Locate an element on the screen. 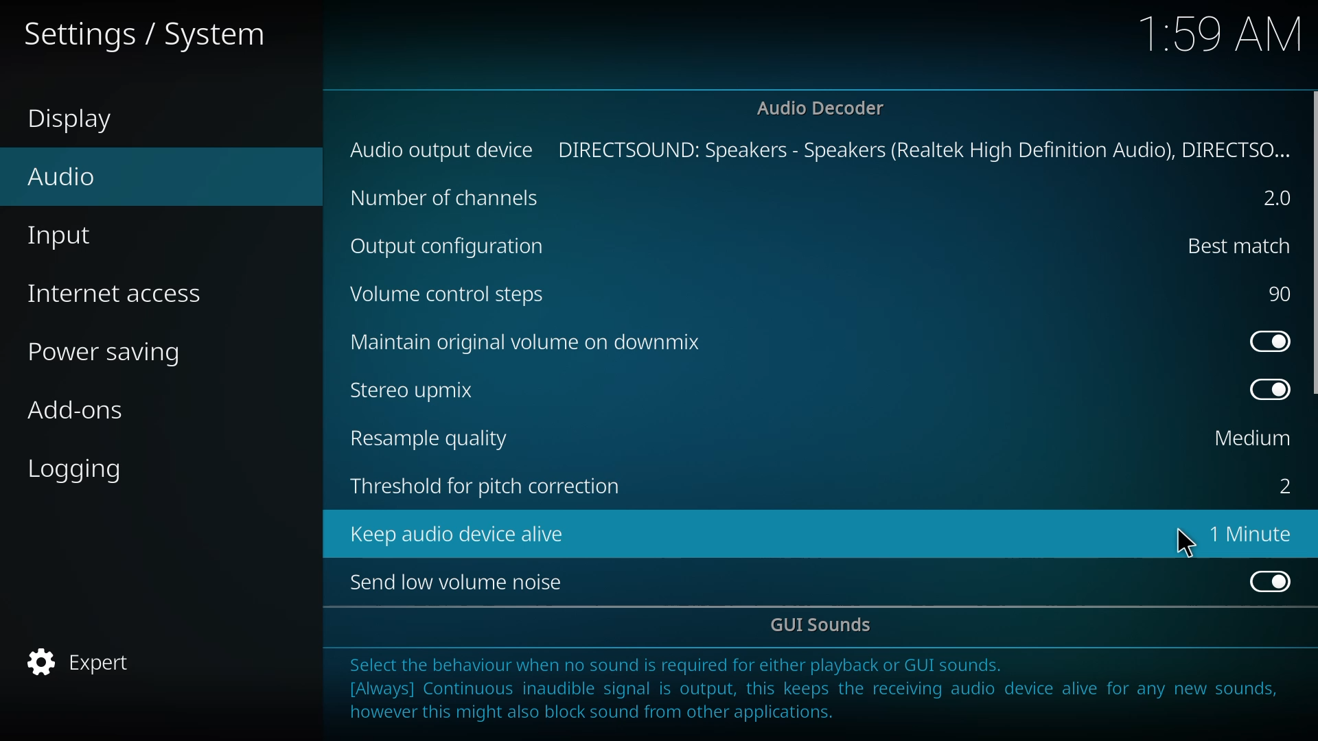 The image size is (1318, 741). 1 minute is located at coordinates (1255, 533).